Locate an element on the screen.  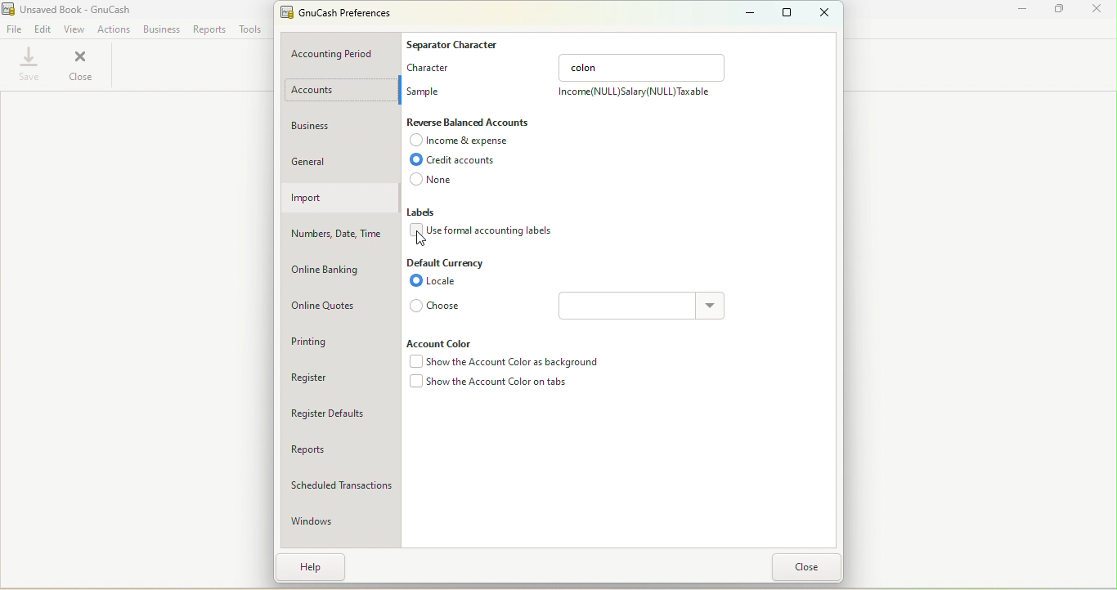
Cursor is located at coordinates (425, 238).